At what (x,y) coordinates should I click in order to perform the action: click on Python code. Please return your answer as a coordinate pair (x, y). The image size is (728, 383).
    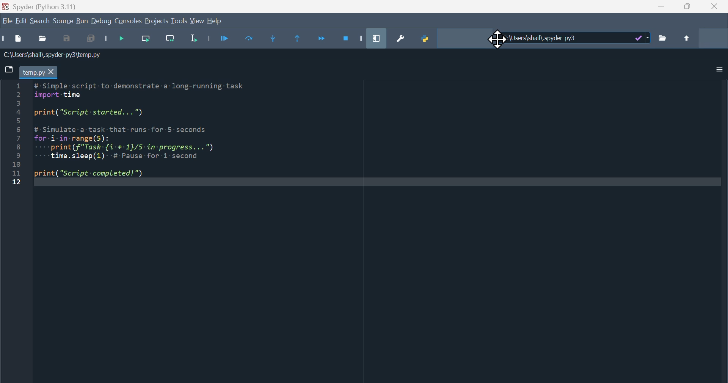
    Looking at the image, I should click on (136, 136).